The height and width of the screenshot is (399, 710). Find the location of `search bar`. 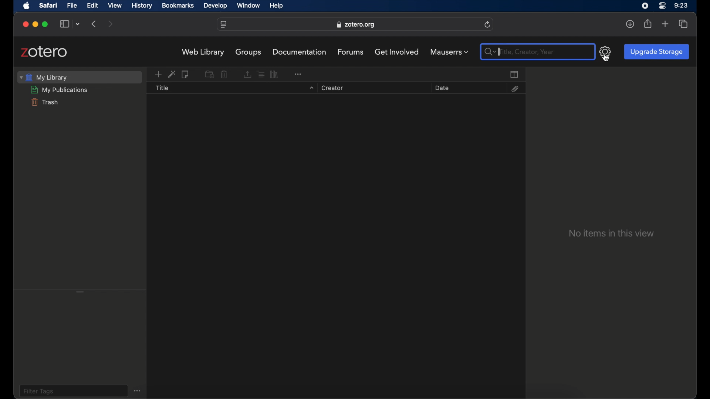

search bar is located at coordinates (488, 52).